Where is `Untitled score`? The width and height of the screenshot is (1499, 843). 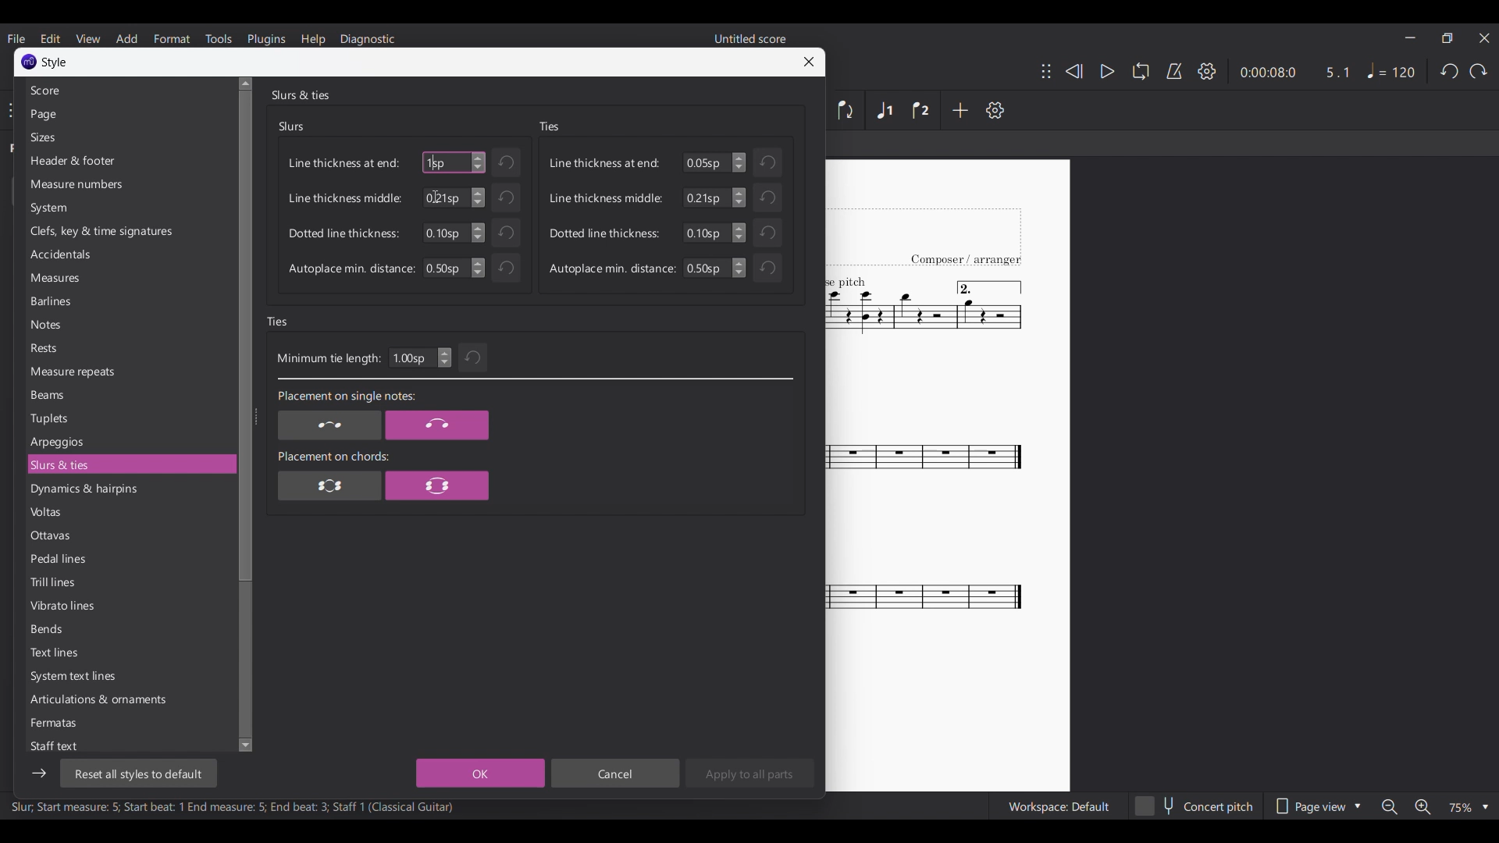 Untitled score is located at coordinates (750, 38).